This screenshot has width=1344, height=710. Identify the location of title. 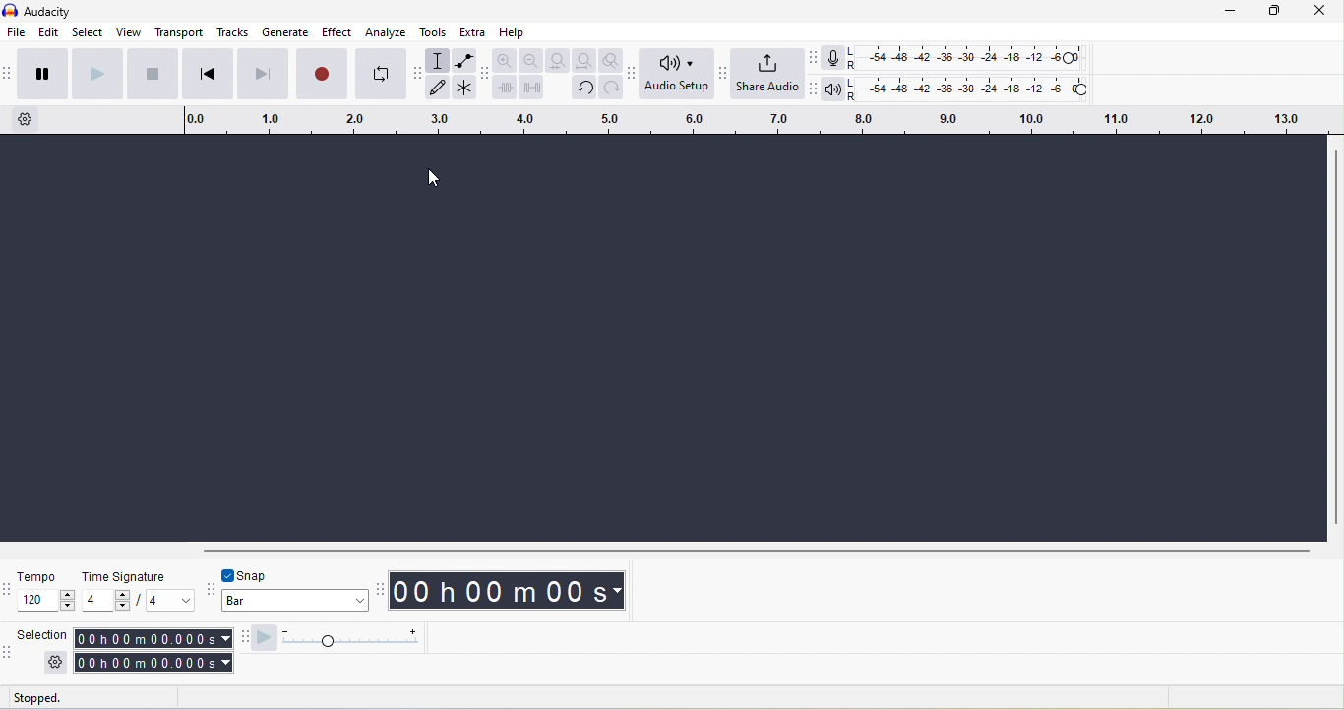
(56, 11).